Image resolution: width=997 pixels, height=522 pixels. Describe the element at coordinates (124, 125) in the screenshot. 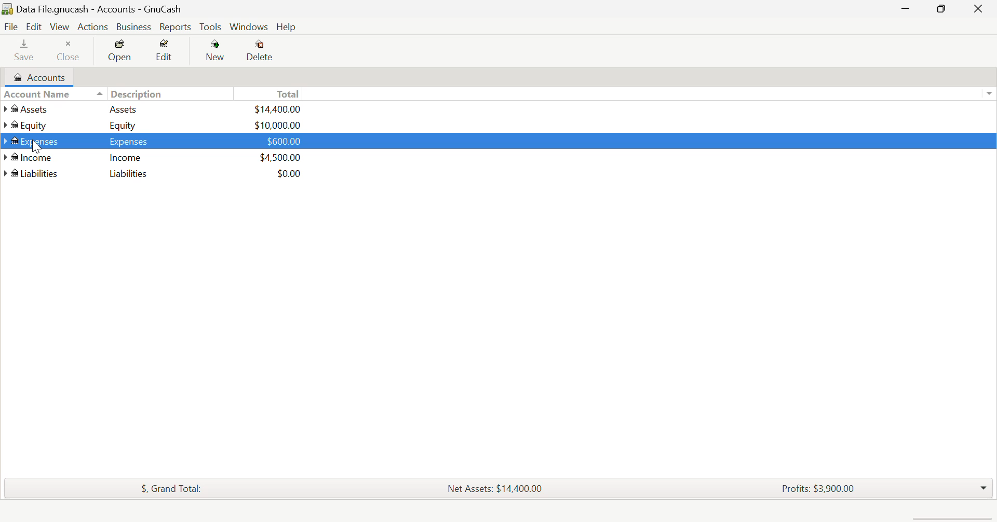

I see `Equity` at that location.